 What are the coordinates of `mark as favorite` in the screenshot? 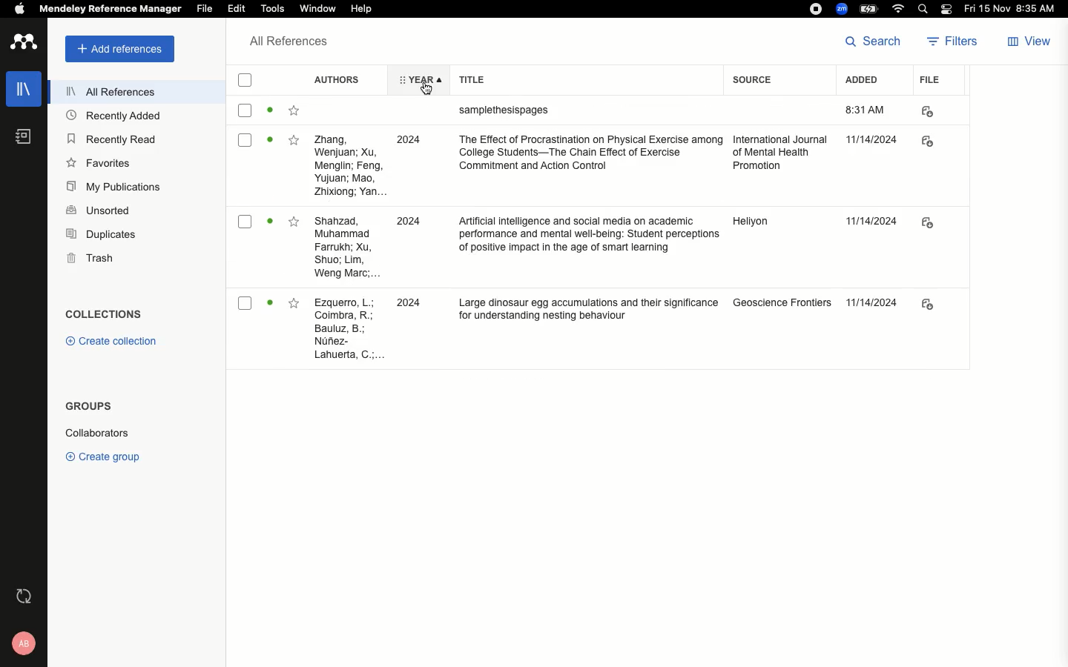 It's located at (294, 222).